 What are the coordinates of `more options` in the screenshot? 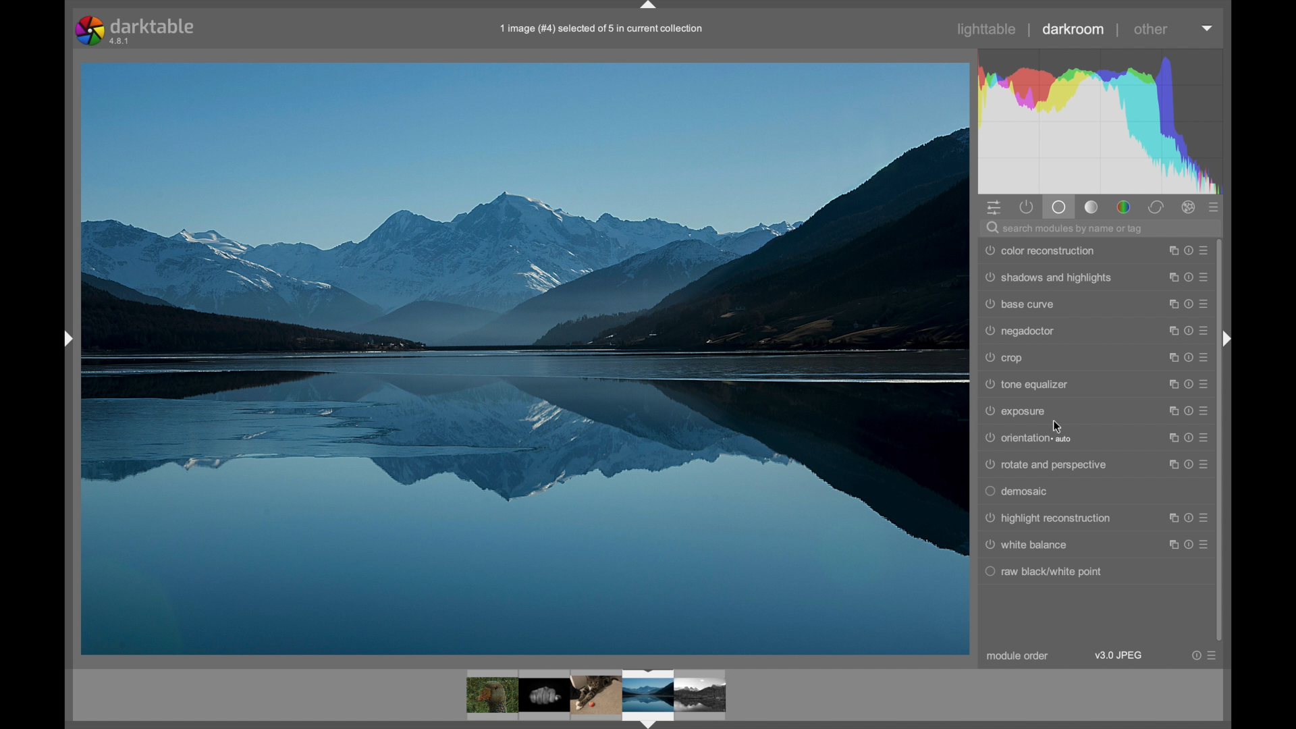 It's located at (1189, 250).